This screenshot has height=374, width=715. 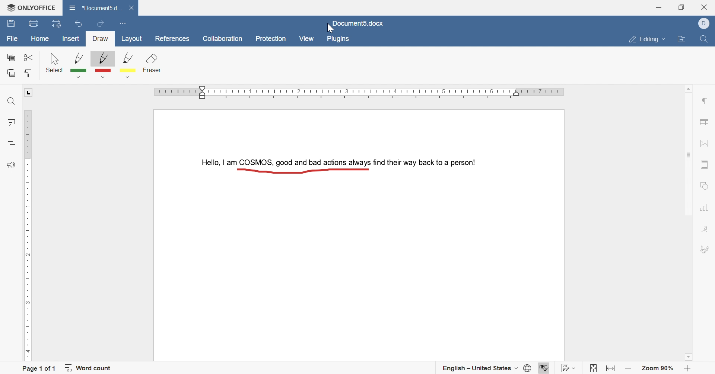 I want to click on chart settings, so click(x=705, y=208).